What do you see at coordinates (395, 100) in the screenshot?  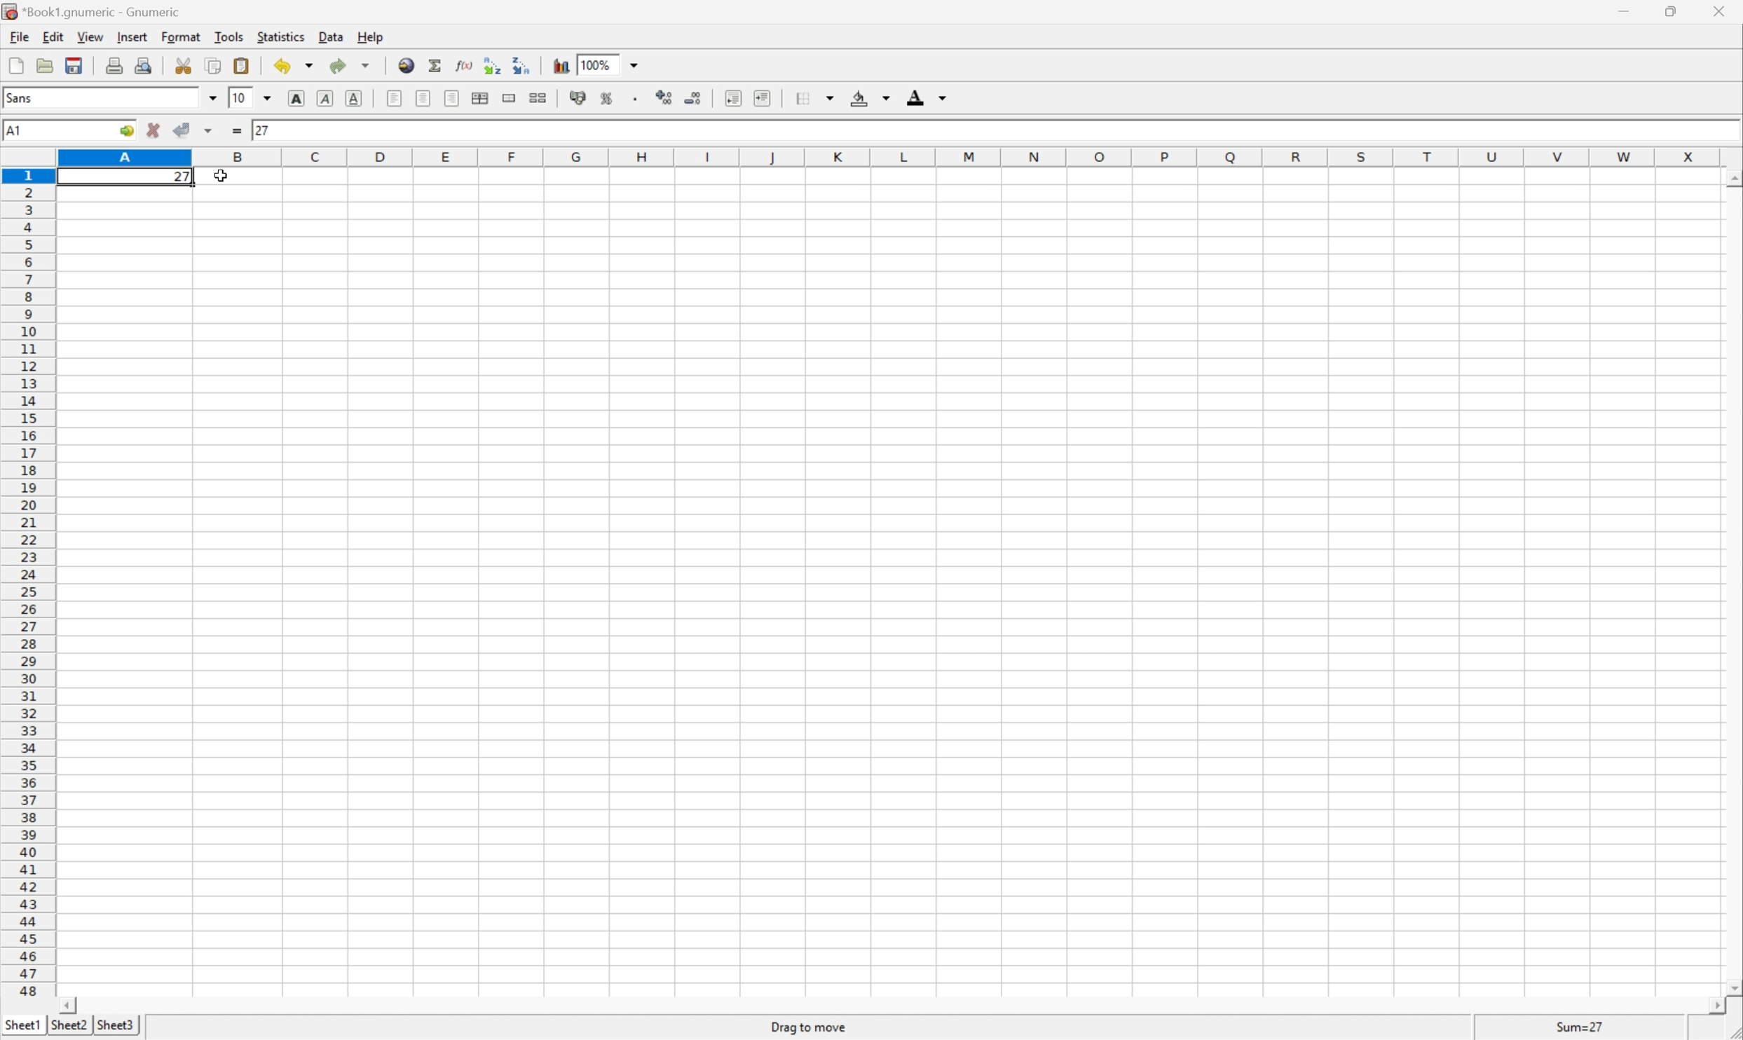 I see `Align Left` at bounding box center [395, 100].